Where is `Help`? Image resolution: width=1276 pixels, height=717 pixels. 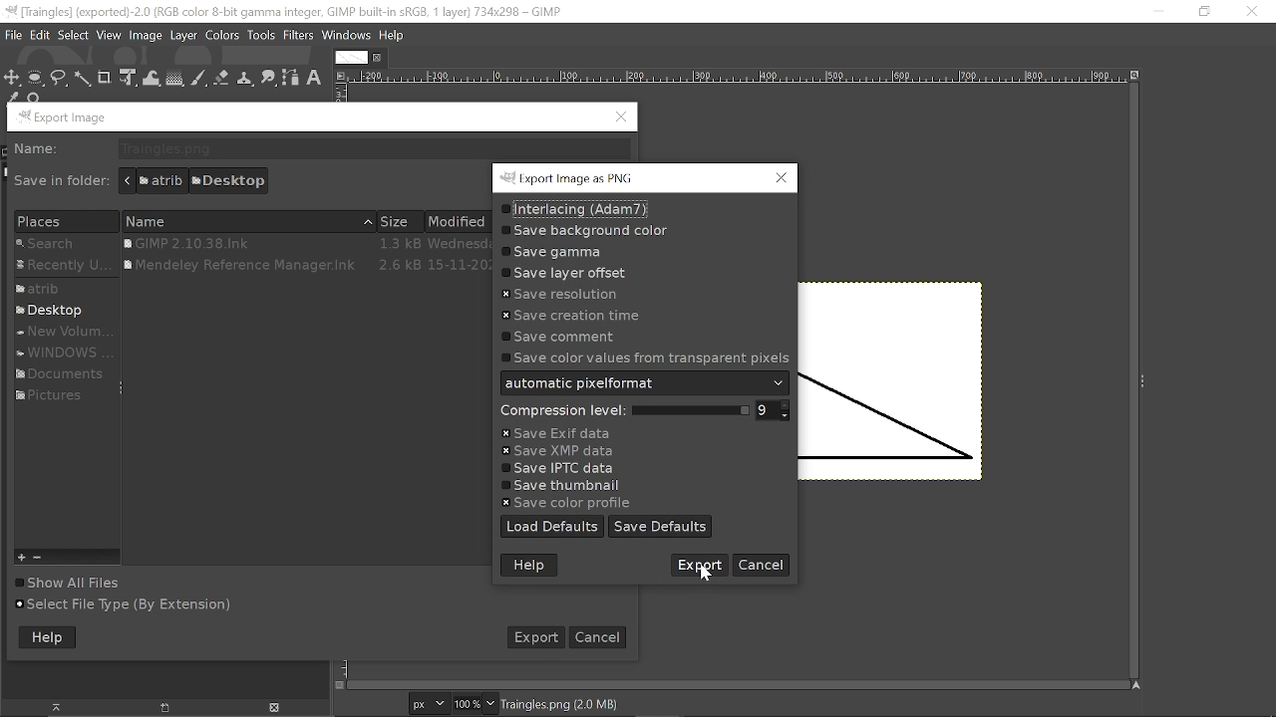 Help is located at coordinates (529, 566).